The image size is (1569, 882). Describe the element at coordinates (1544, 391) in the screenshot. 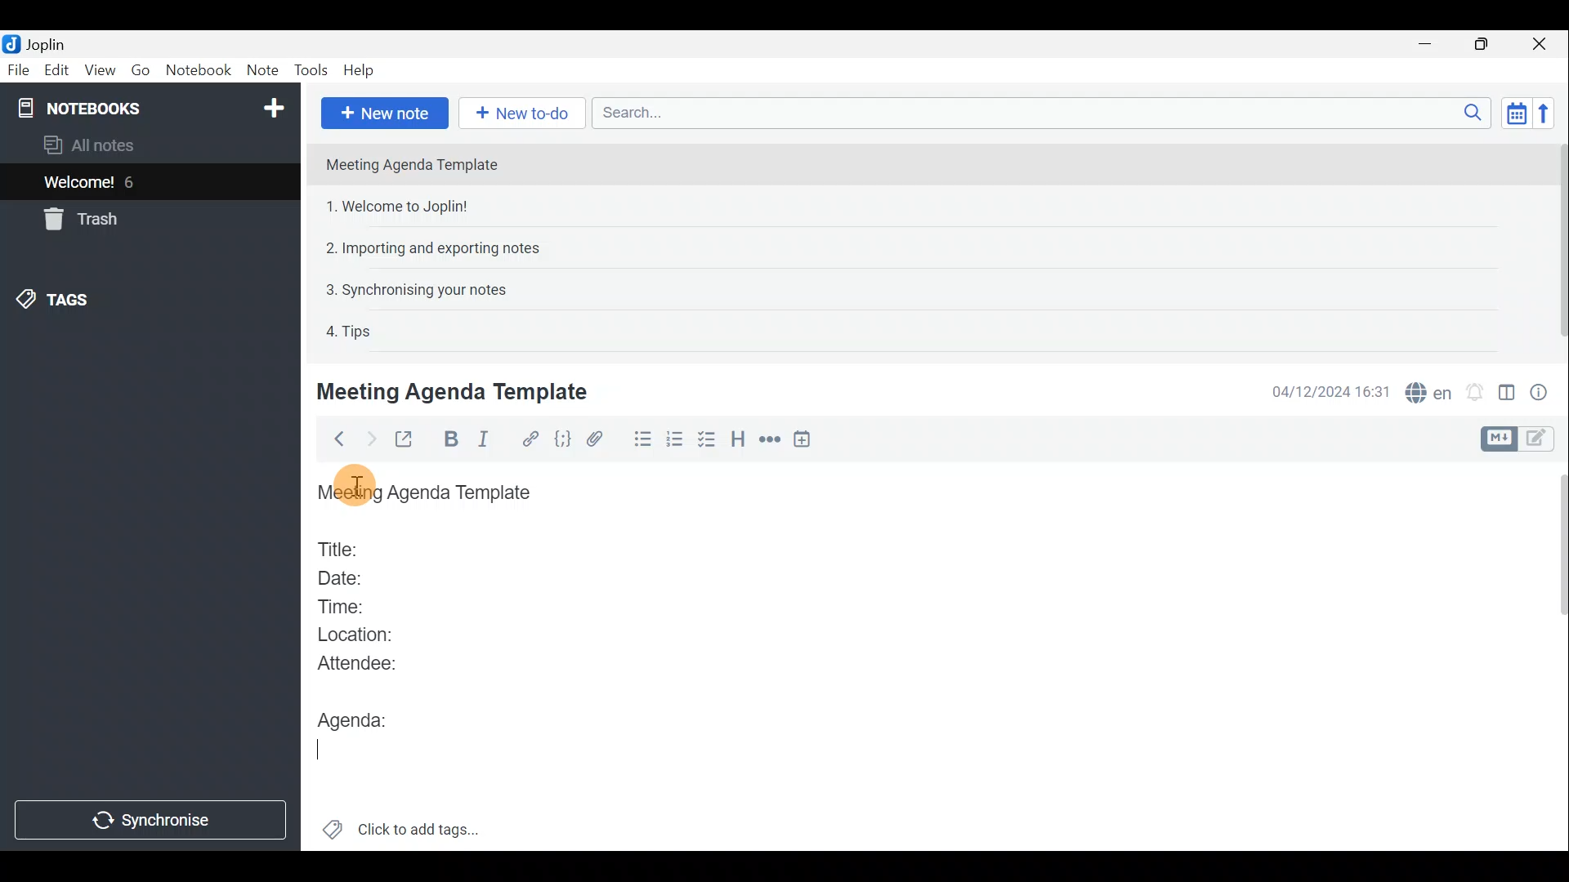

I see `Note properties` at that location.